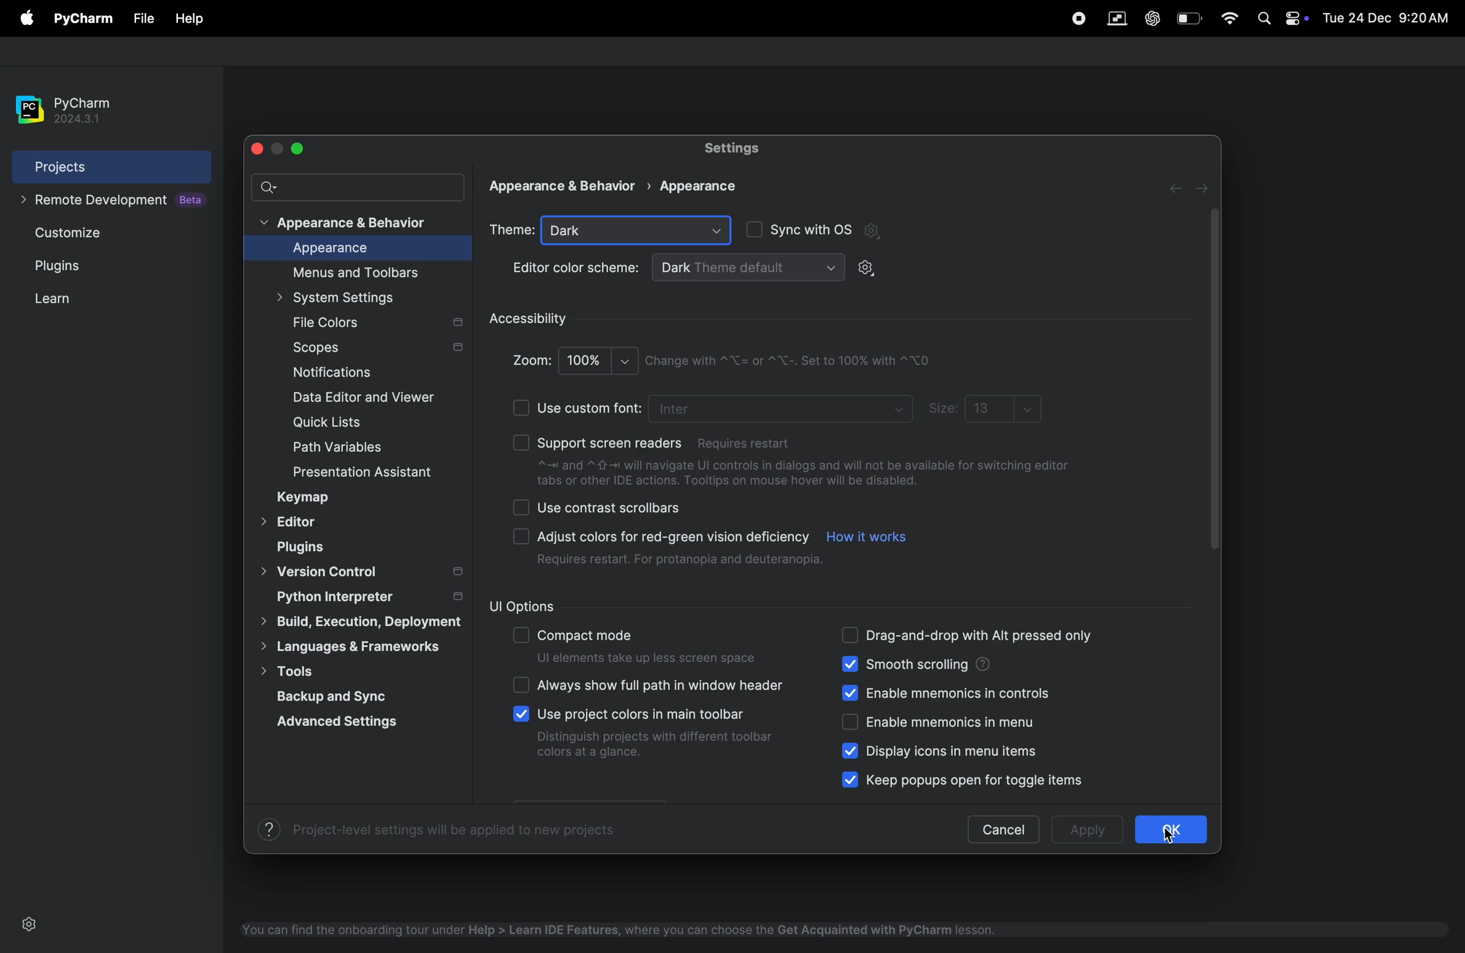 The width and height of the screenshot is (1465, 953). What do you see at coordinates (292, 523) in the screenshot?
I see `editor` at bounding box center [292, 523].